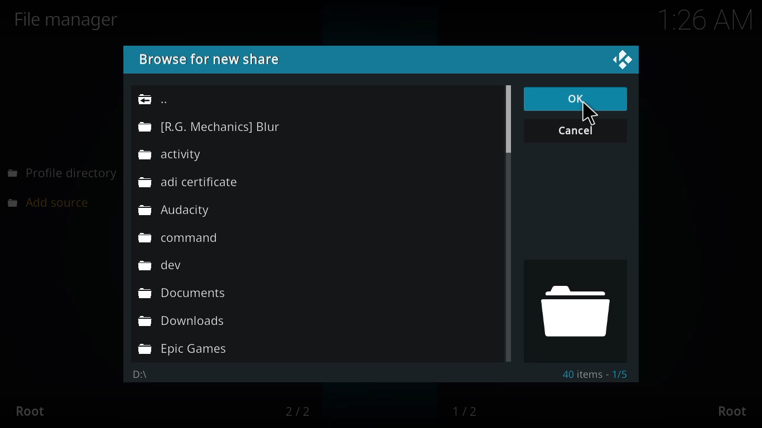  I want to click on cursor, so click(592, 115).